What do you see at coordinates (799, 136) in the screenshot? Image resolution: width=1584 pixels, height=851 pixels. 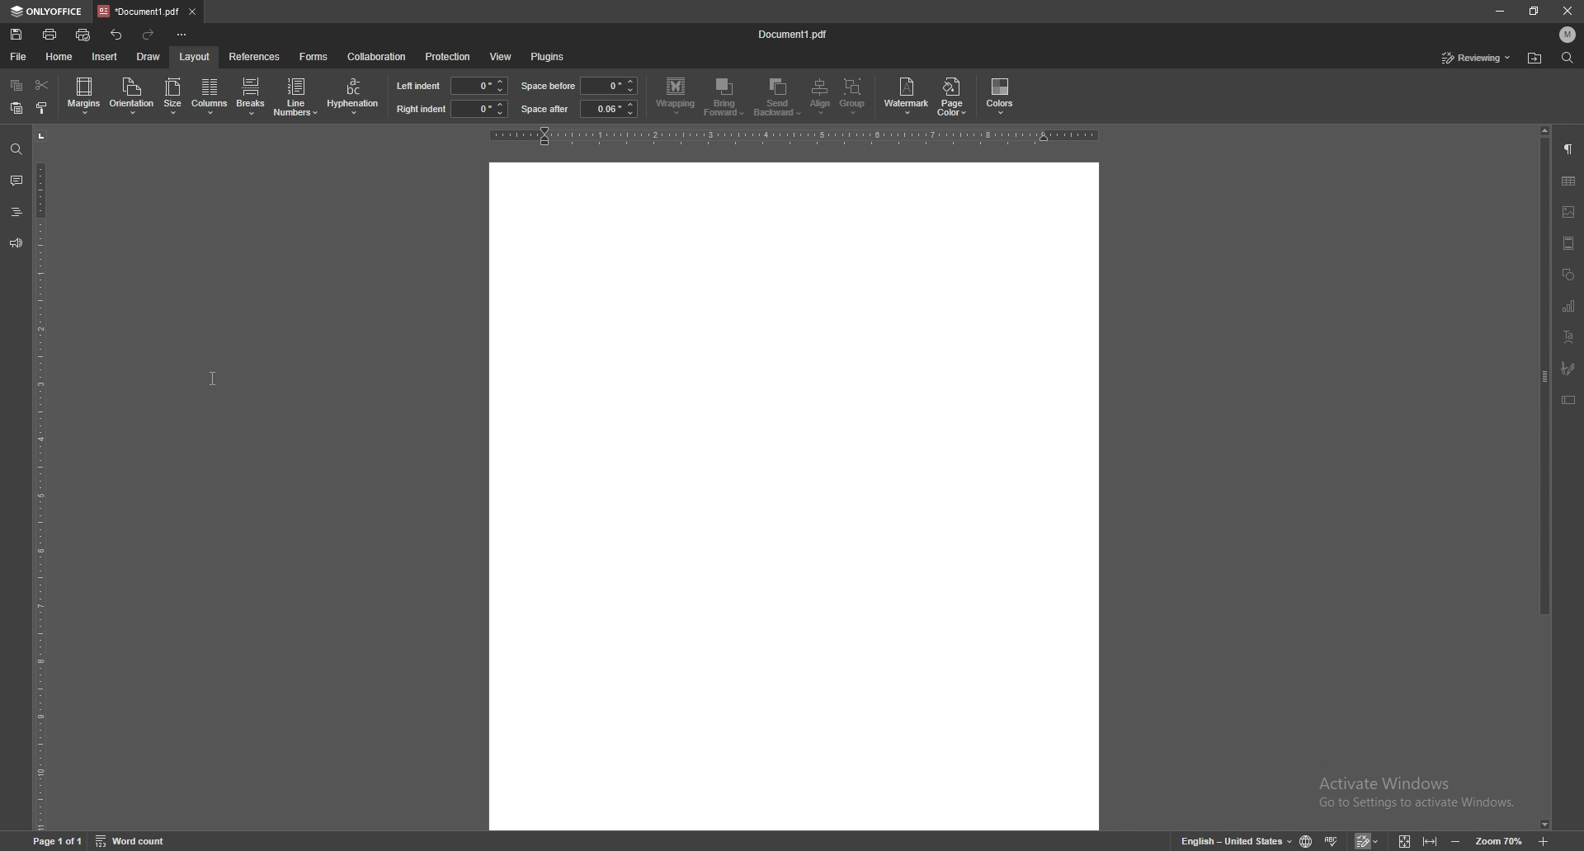 I see `horizontal scale` at bounding box center [799, 136].